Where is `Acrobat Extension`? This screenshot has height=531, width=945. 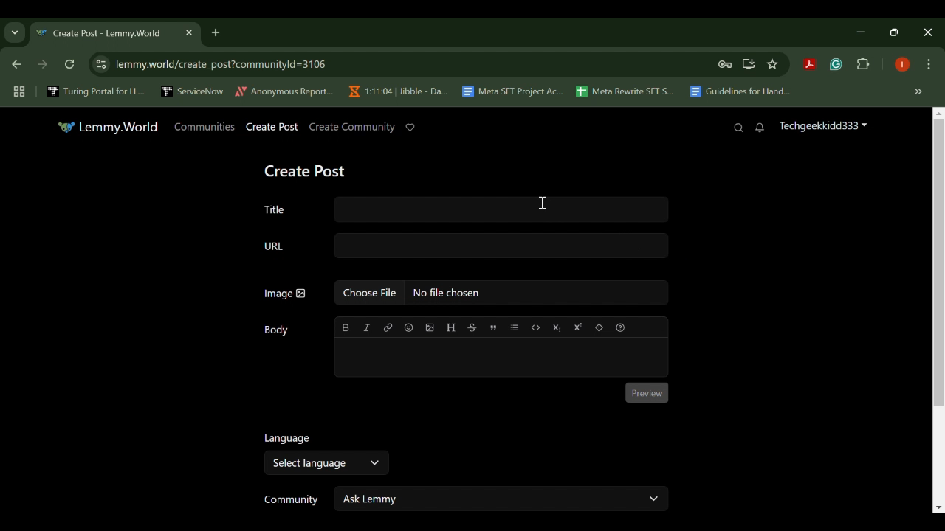 Acrobat Extension is located at coordinates (809, 65).